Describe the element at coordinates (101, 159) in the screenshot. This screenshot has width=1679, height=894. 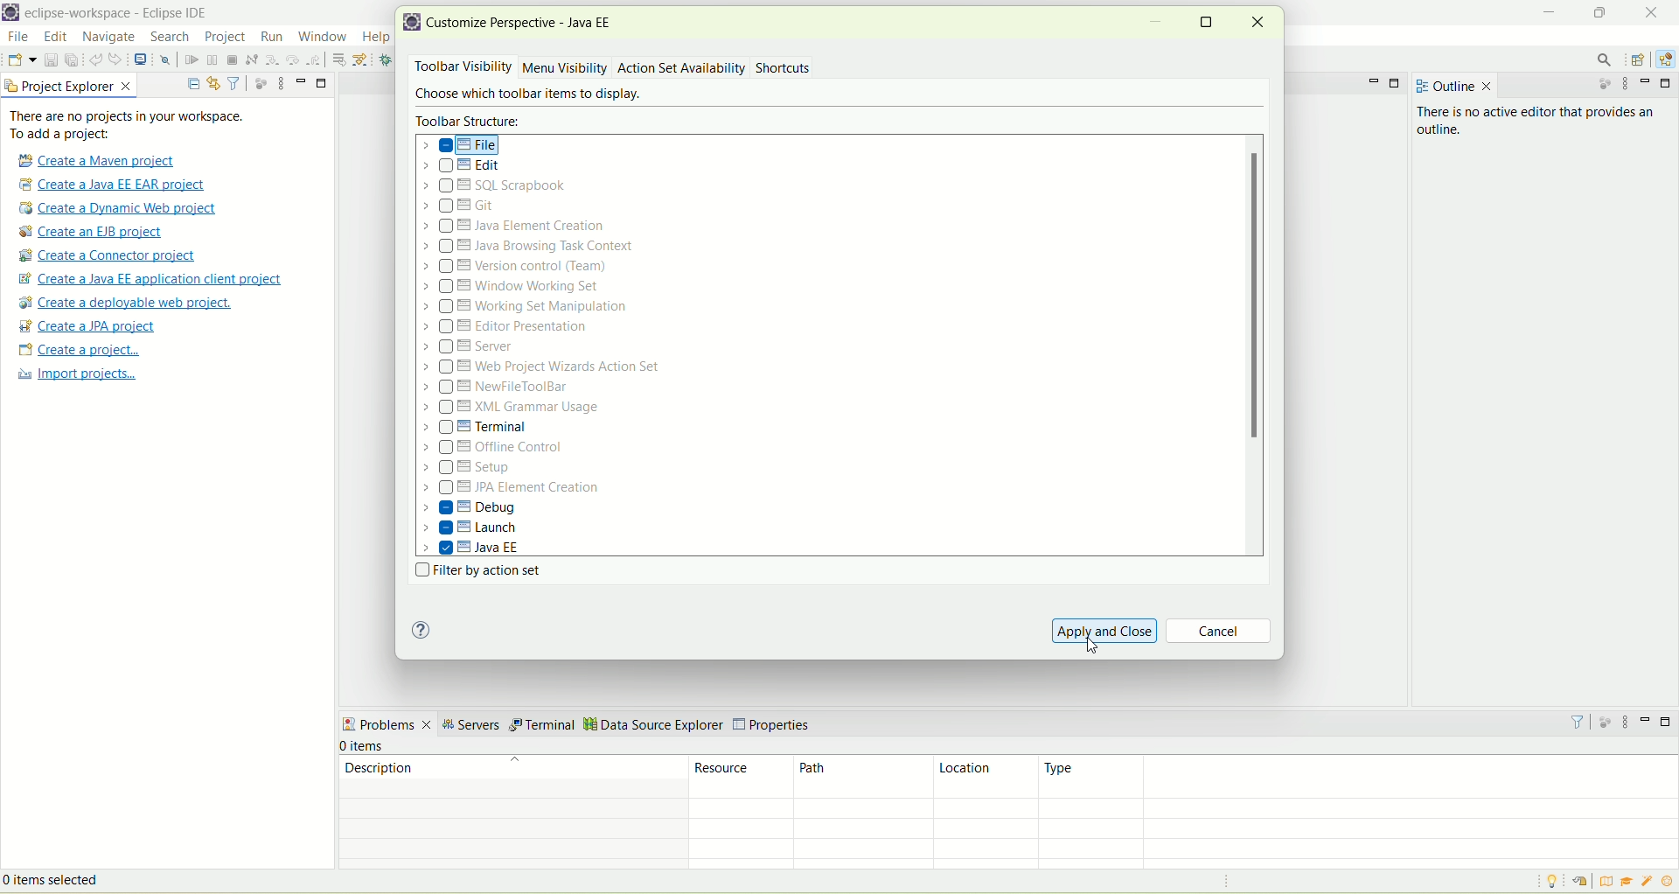
I see `create a Maven project` at that location.